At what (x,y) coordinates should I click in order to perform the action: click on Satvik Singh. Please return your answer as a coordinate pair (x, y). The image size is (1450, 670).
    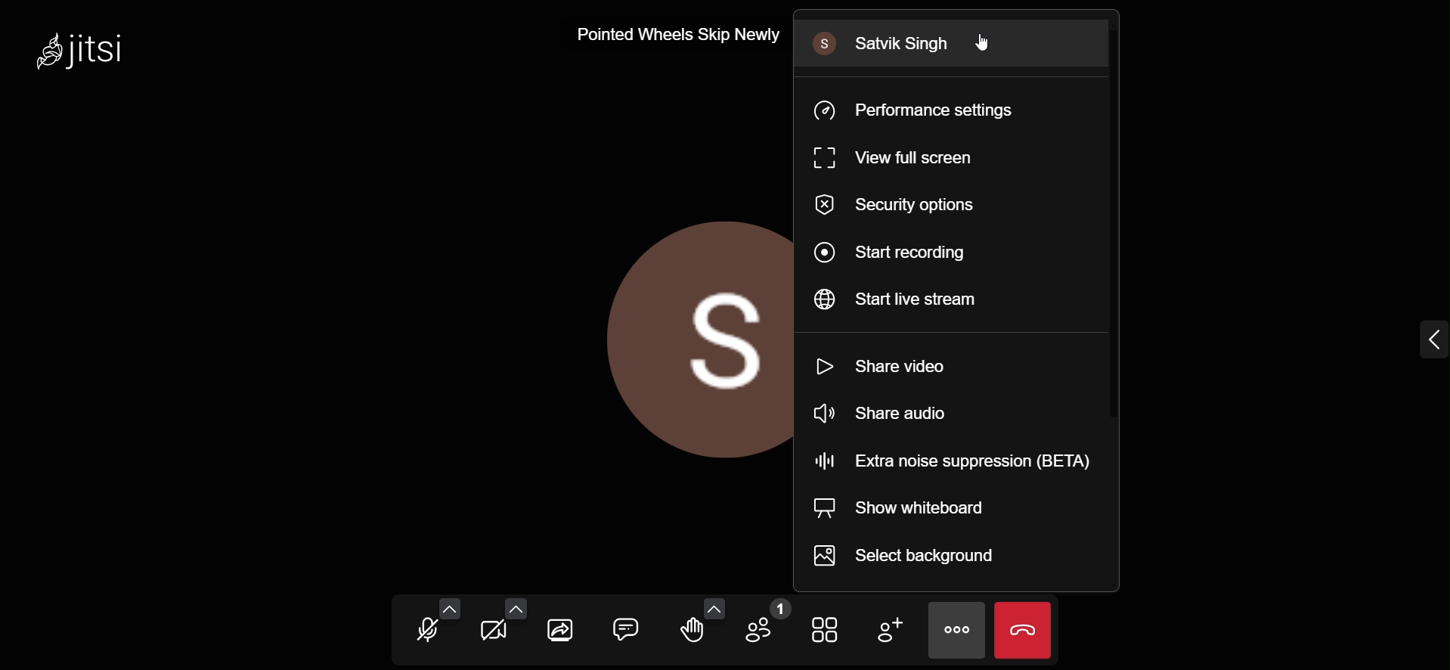
    Looking at the image, I should click on (912, 46).